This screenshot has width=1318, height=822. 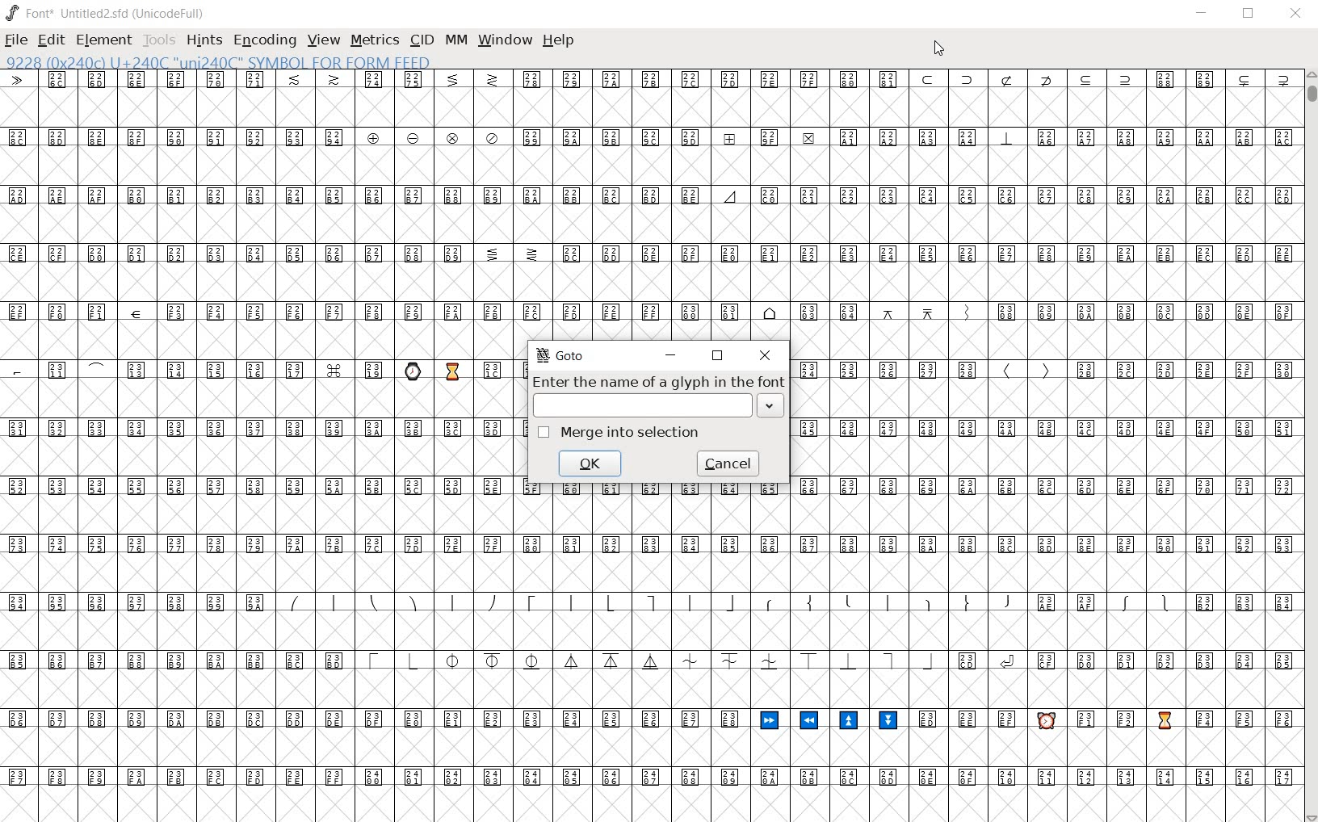 What do you see at coordinates (218, 61) in the screenshot?
I see `glyph name` at bounding box center [218, 61].